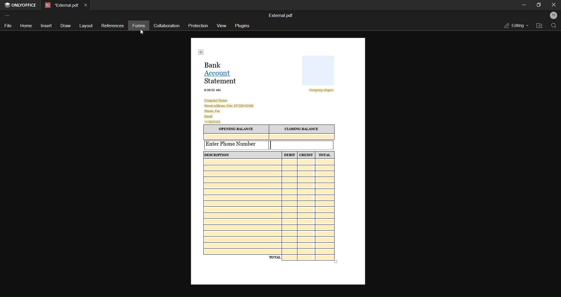 This screenshot has height=297, width=561. I want to click on profile, so click(553, 16).